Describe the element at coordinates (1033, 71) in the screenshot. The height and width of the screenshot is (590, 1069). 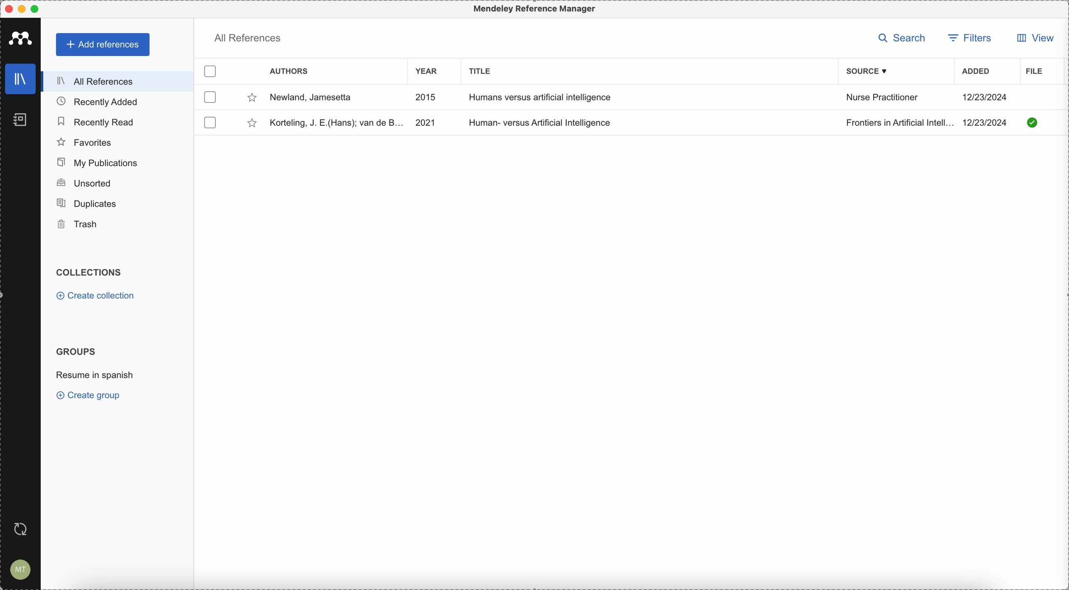
I see `file` at that location.